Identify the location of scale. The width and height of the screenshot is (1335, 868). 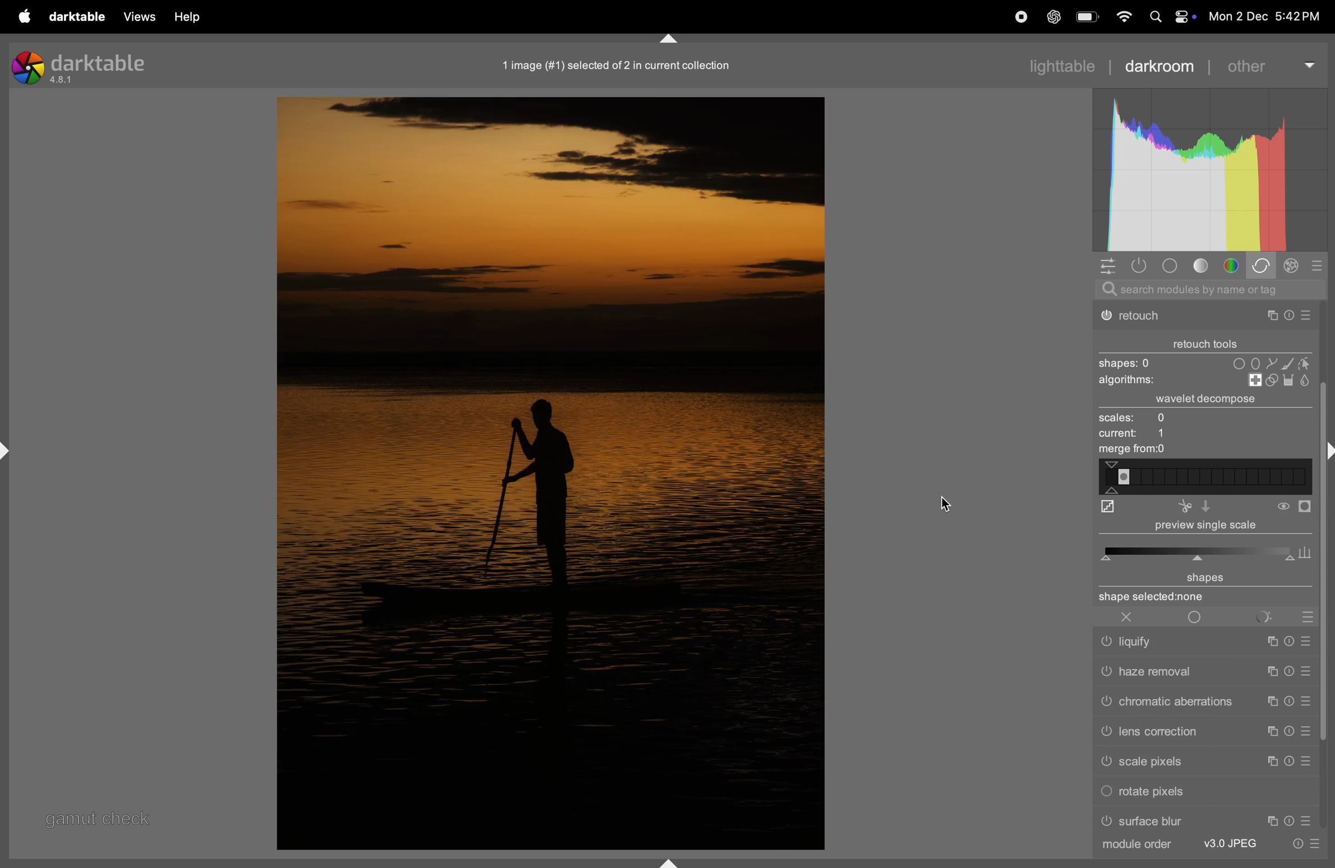
(1205, 477).